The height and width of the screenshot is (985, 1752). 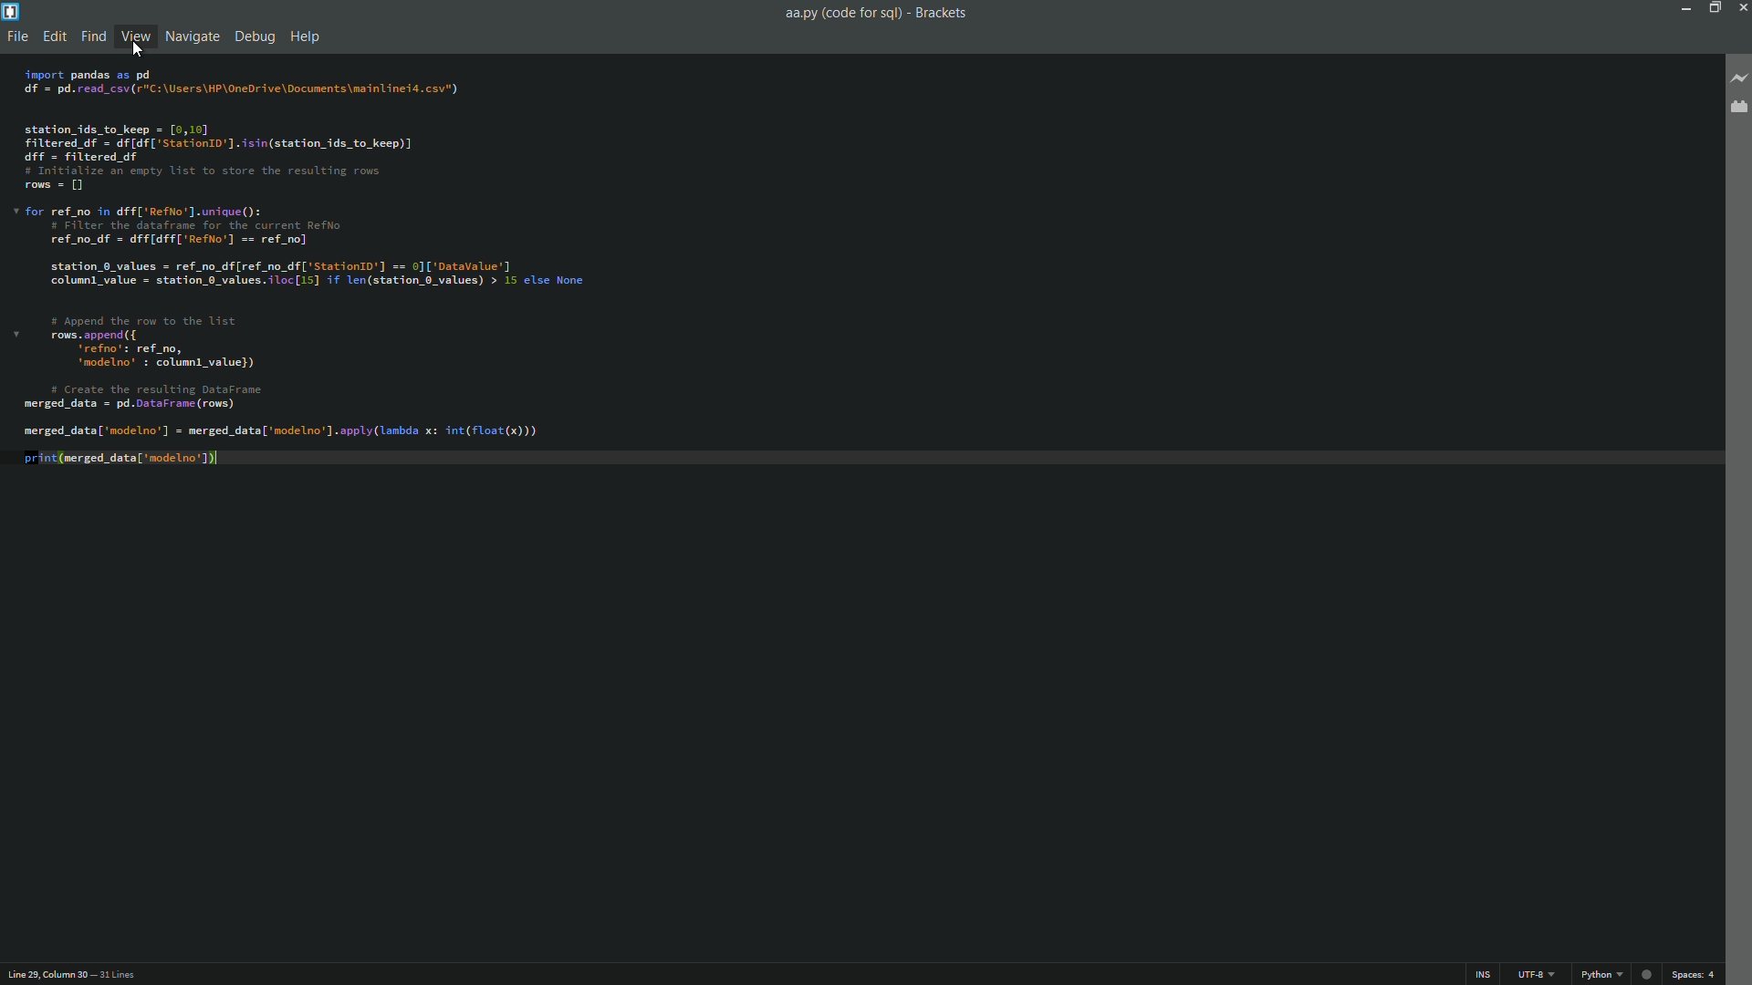 I want to click on space, so click(x=1694, y=975).